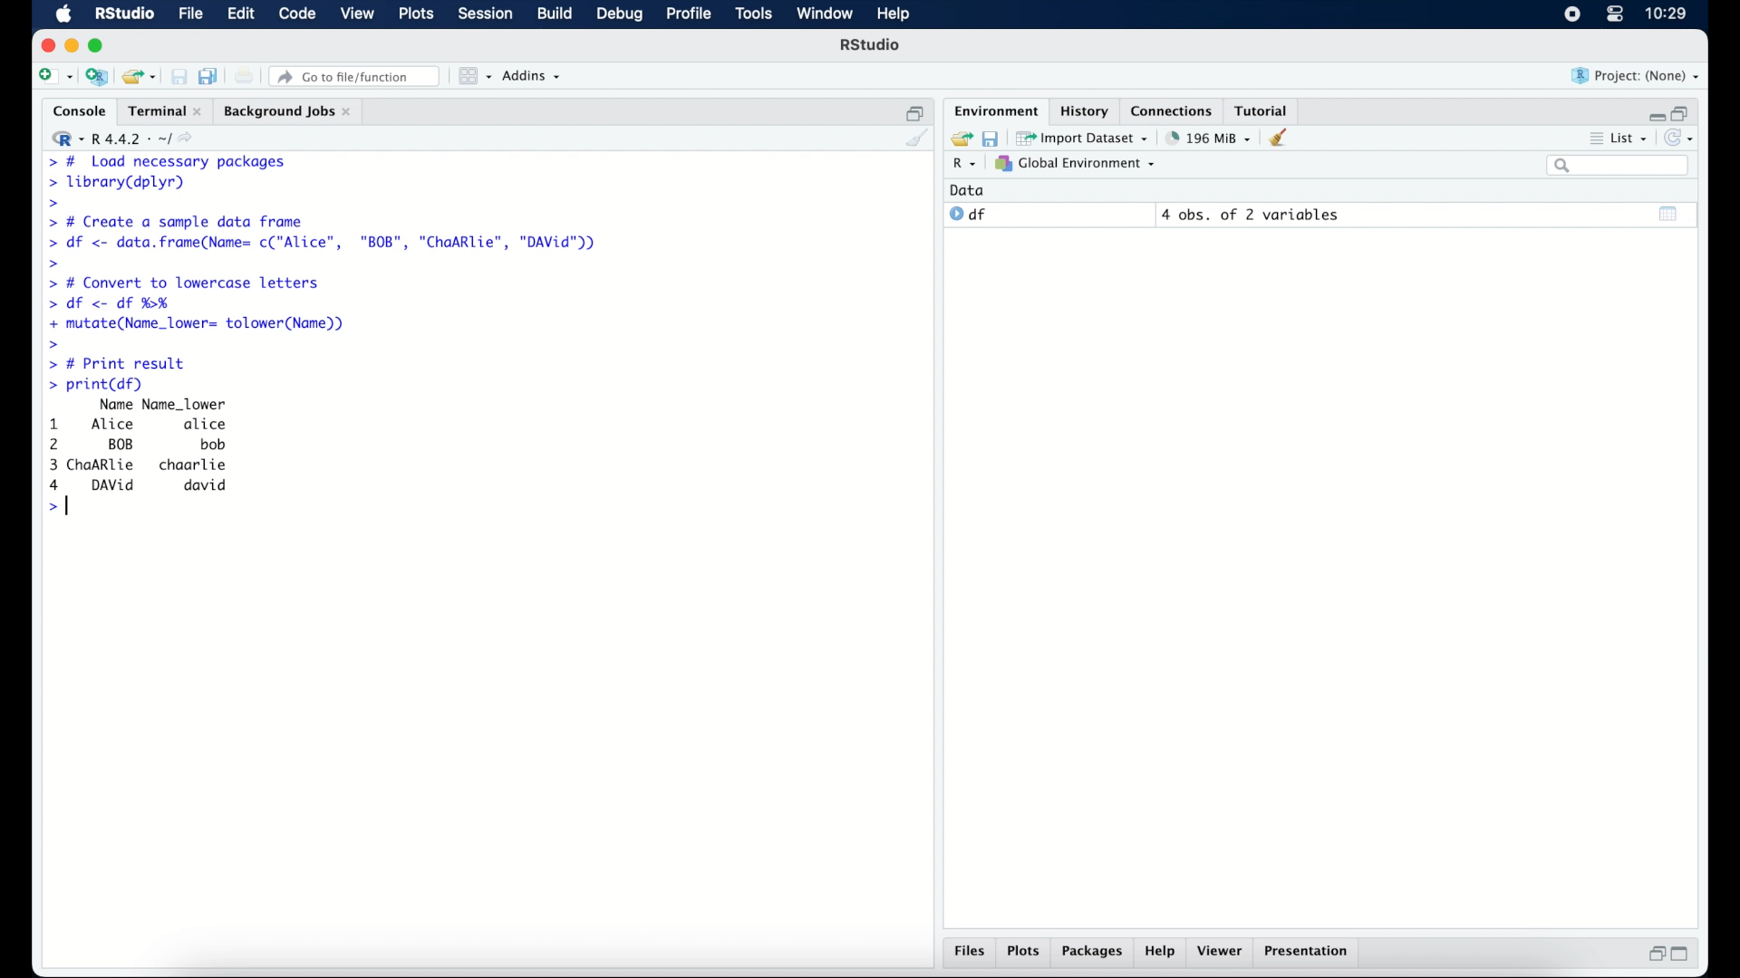 The image size is (1740, 978). What do you see at coordinates (1160, 954) in the screenshot?
I see `help` at bounding box center [1160, 954].